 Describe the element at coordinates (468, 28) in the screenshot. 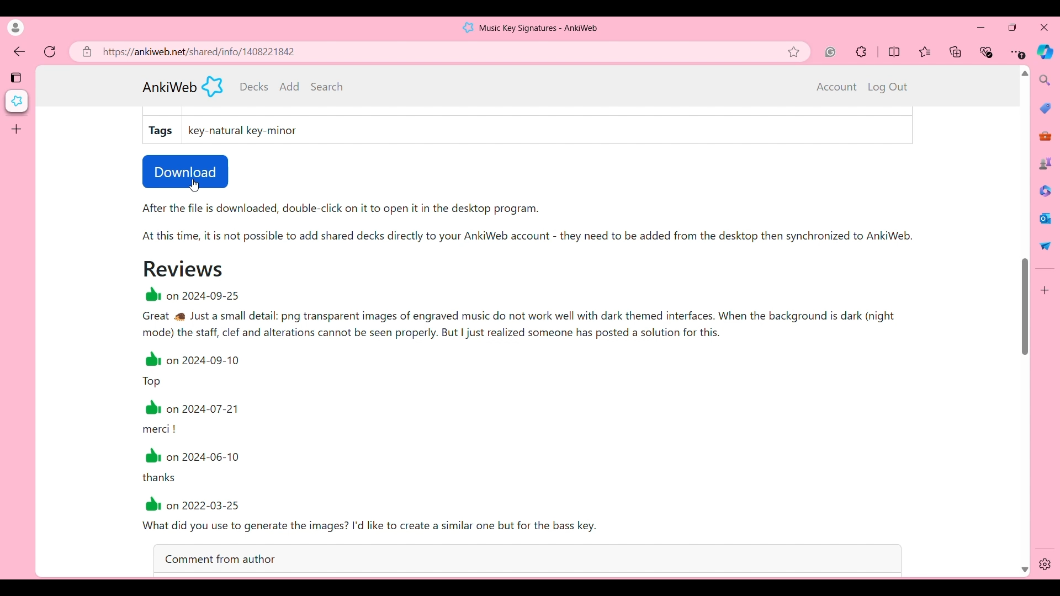

I see `Software logo` at that location.